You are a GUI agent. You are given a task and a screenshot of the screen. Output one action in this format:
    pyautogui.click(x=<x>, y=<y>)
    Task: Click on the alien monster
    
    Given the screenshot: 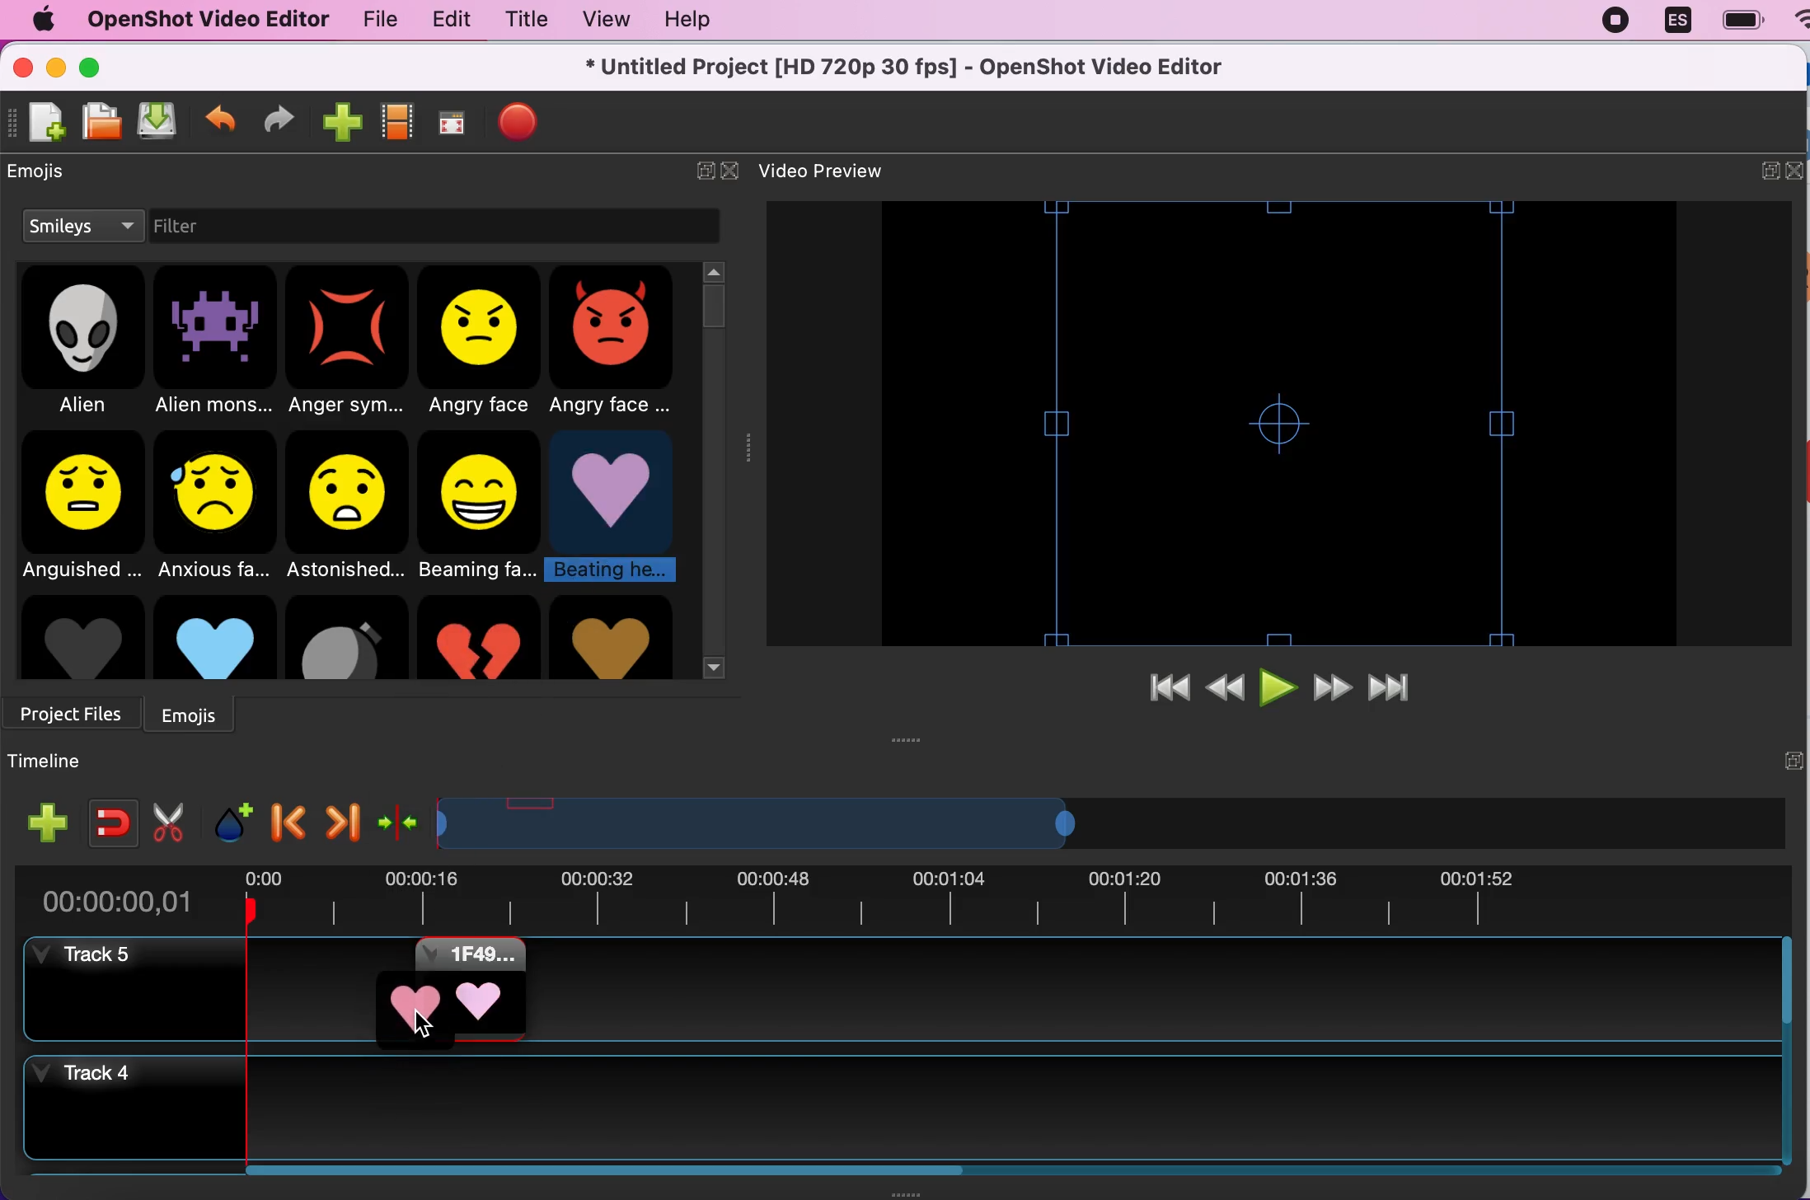 What is the action you would take?
    pyautogui.click(x=216, y=344)
    